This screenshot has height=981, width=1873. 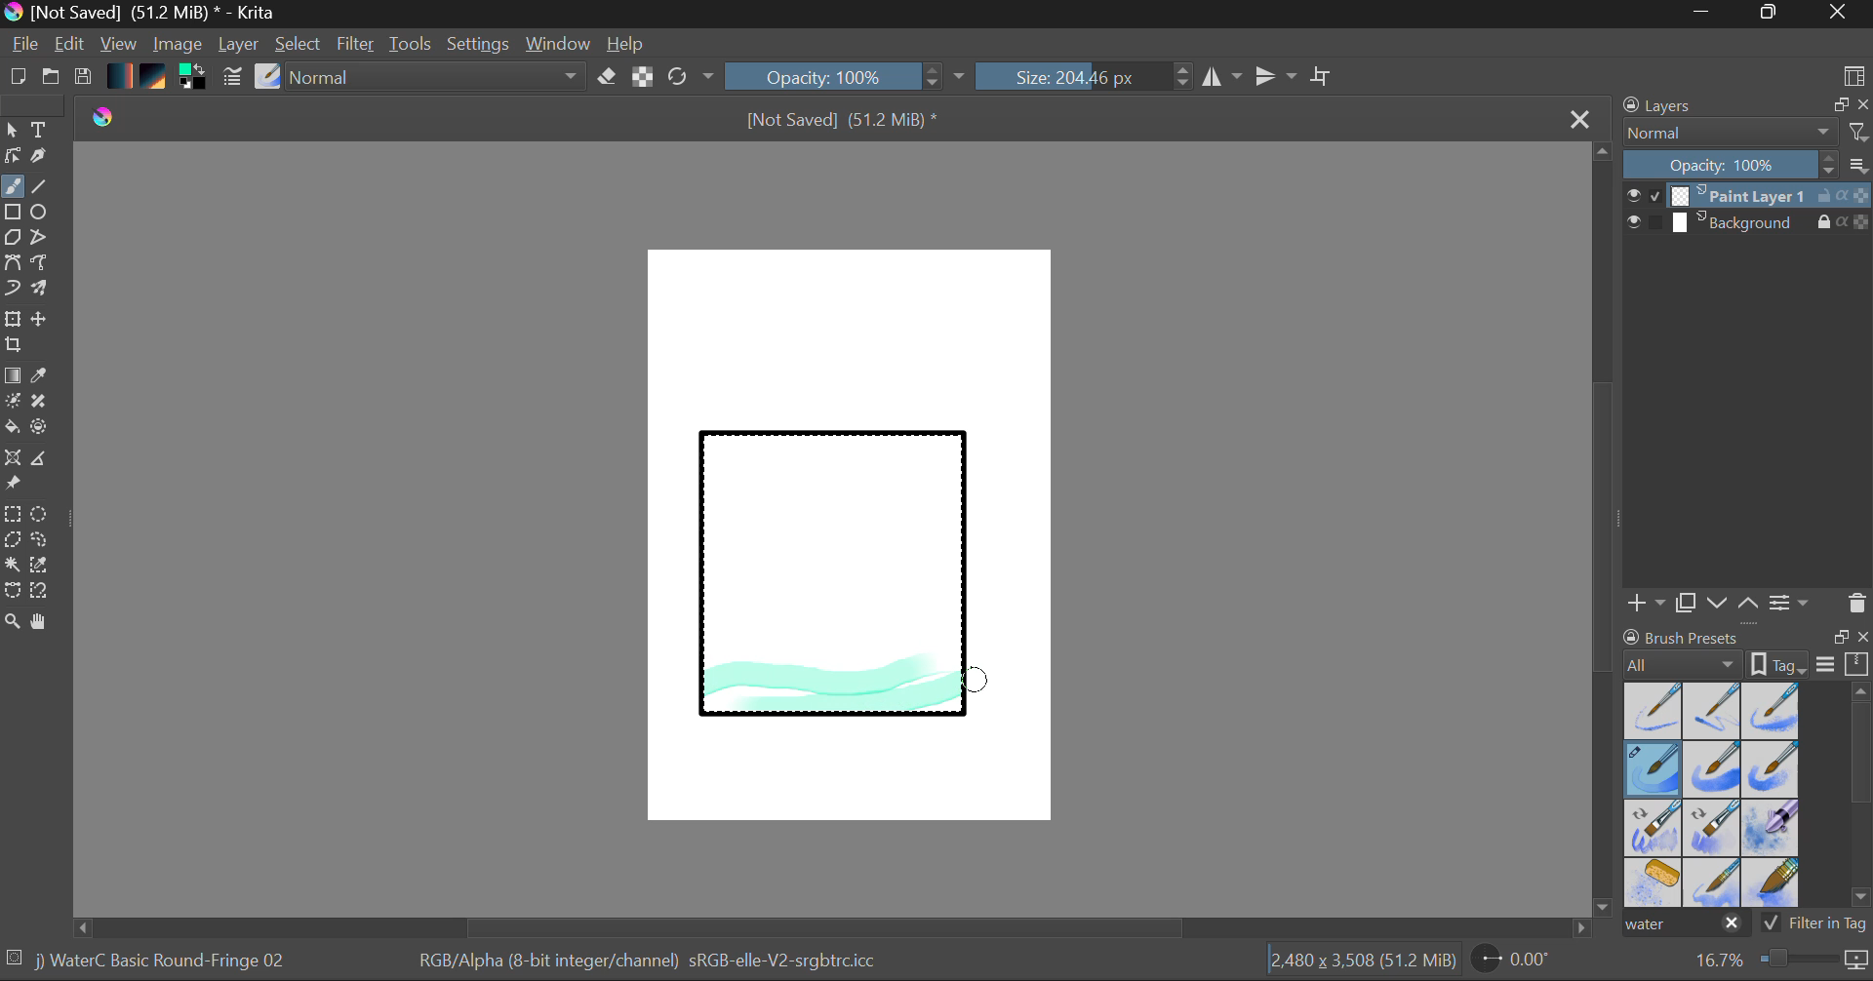 What do you see at coordinates (1770, 711) in the screenshot?
I see `Water C - Wet Pattern` at bounding box center [1770, 711].